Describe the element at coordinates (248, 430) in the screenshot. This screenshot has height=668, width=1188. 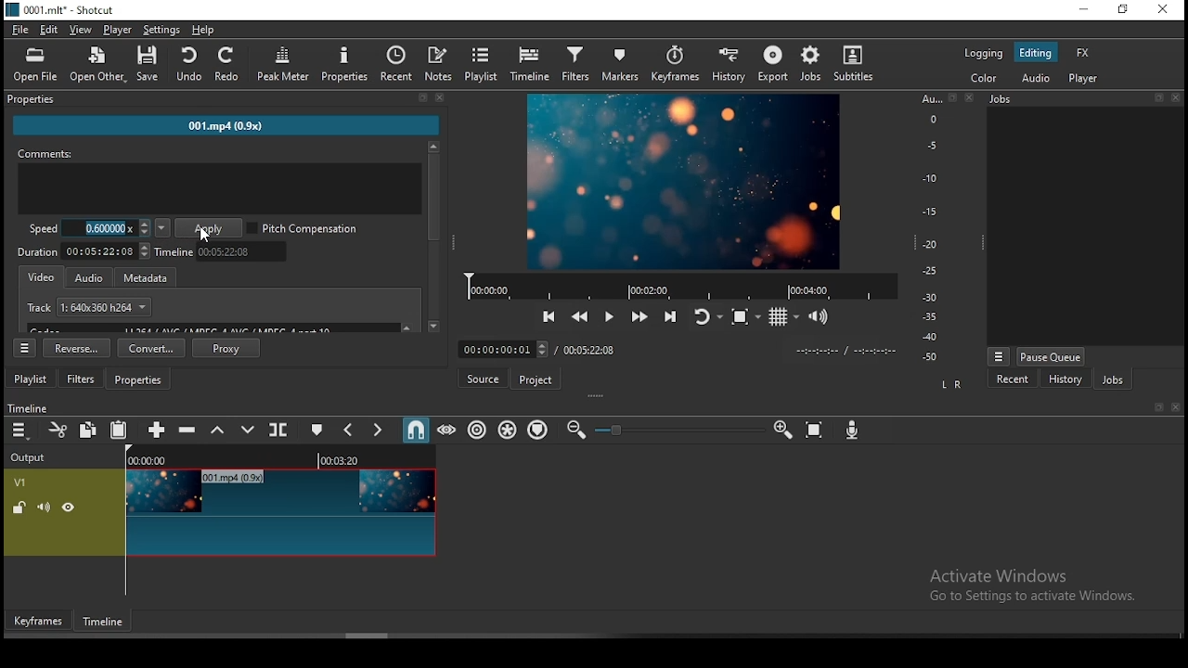
I see `overwrite` at that location.